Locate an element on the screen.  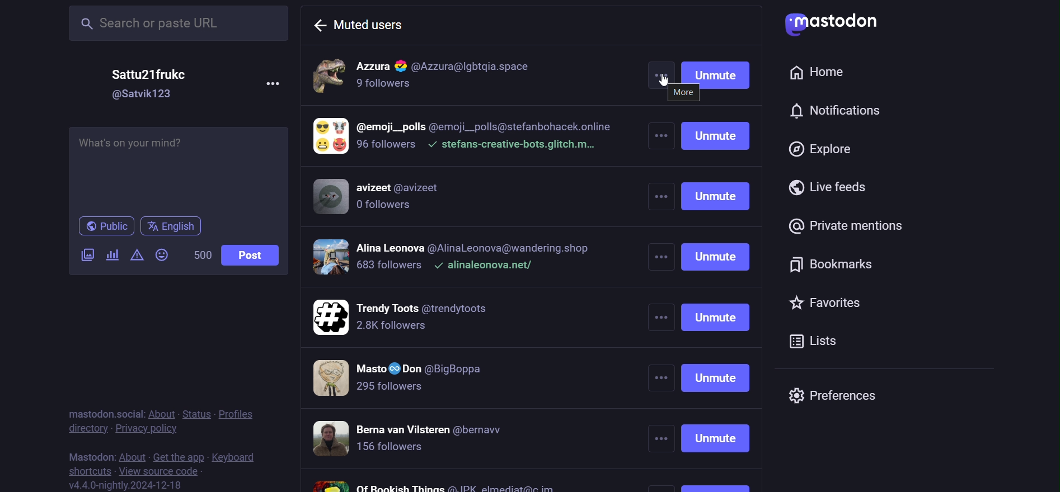
explore is located at coordinates (823, 148).